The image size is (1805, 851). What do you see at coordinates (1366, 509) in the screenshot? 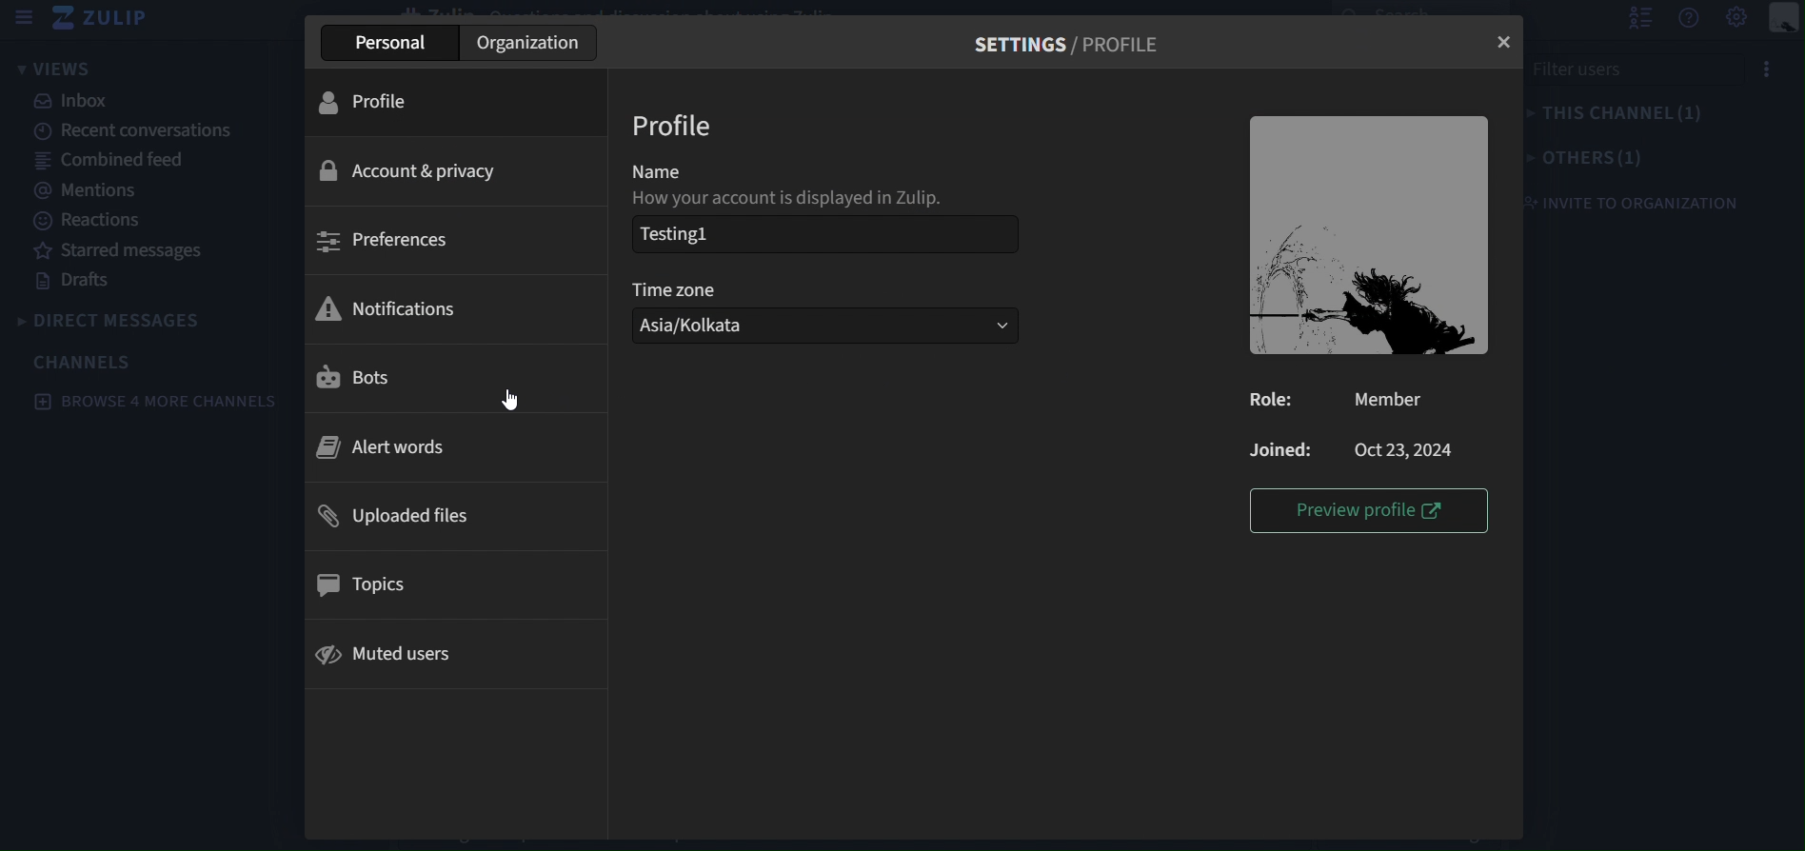
I see `preview profile` at bounding box center [1366, 509].